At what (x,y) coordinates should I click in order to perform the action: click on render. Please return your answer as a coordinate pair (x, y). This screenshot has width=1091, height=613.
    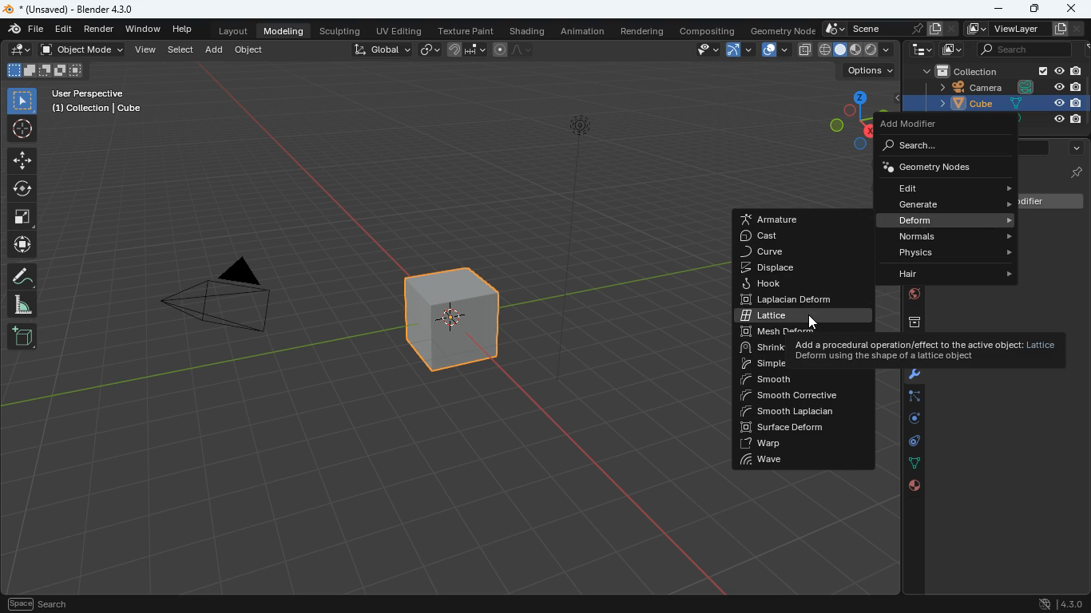
    Looking at the image, I should click on (99, 29).